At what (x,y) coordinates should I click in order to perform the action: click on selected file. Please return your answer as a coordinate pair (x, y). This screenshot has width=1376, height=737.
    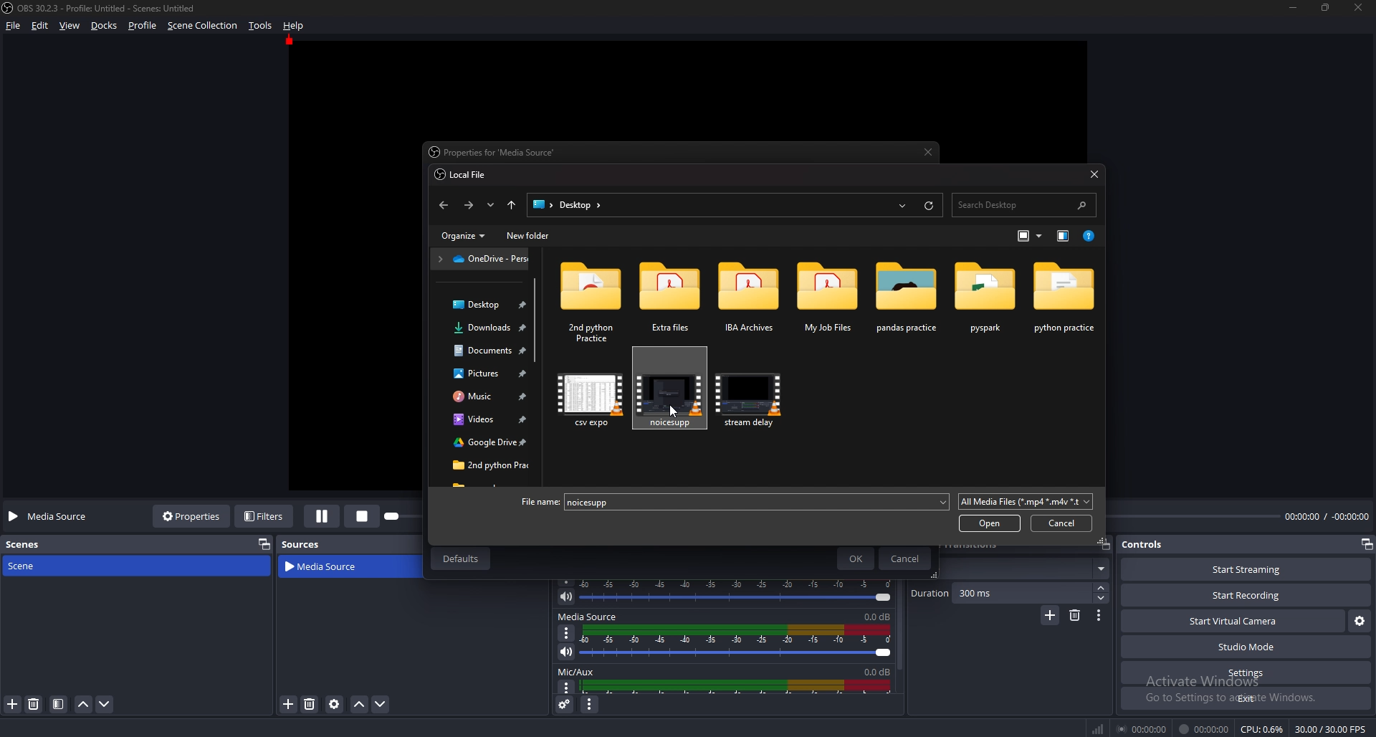
    Looking at the image, I should click on (601, 501).